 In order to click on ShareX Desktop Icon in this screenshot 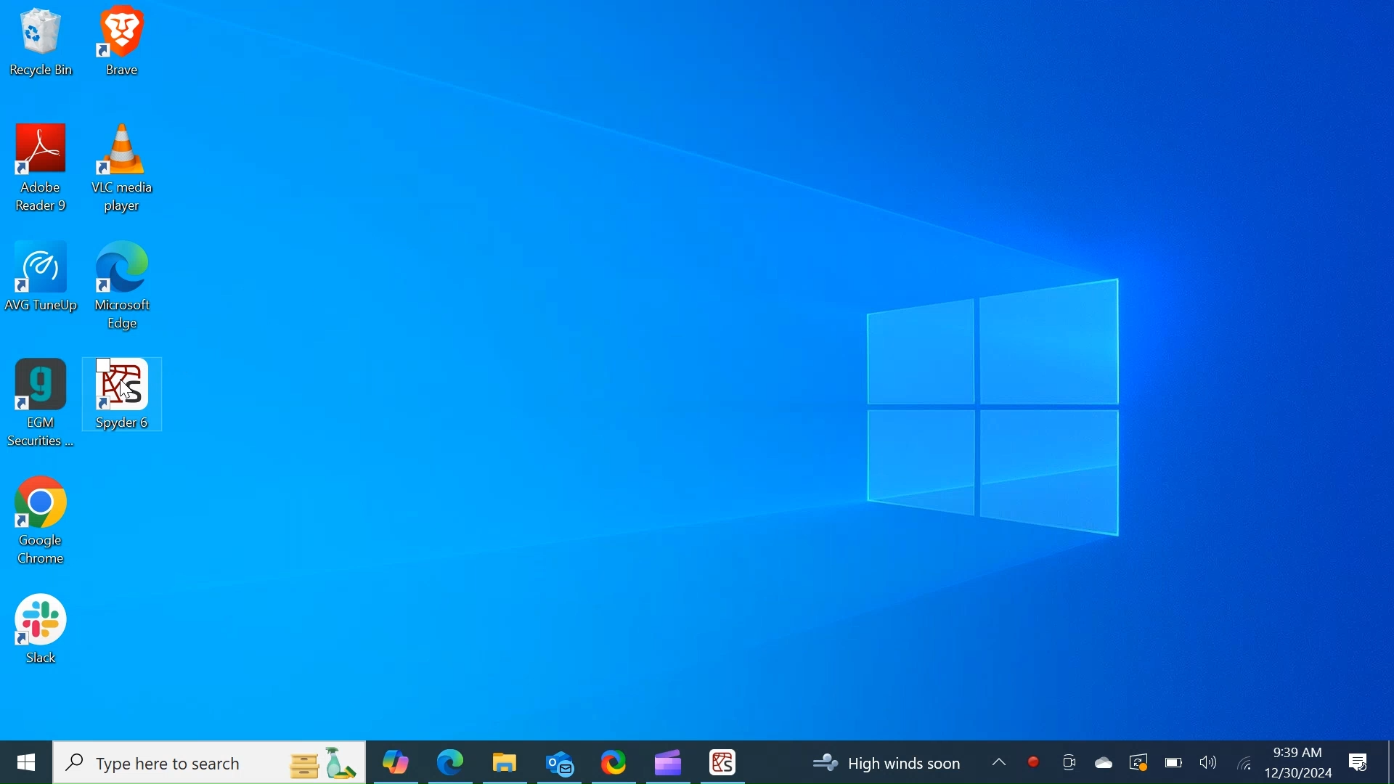, I will do `click(613, 761)`.